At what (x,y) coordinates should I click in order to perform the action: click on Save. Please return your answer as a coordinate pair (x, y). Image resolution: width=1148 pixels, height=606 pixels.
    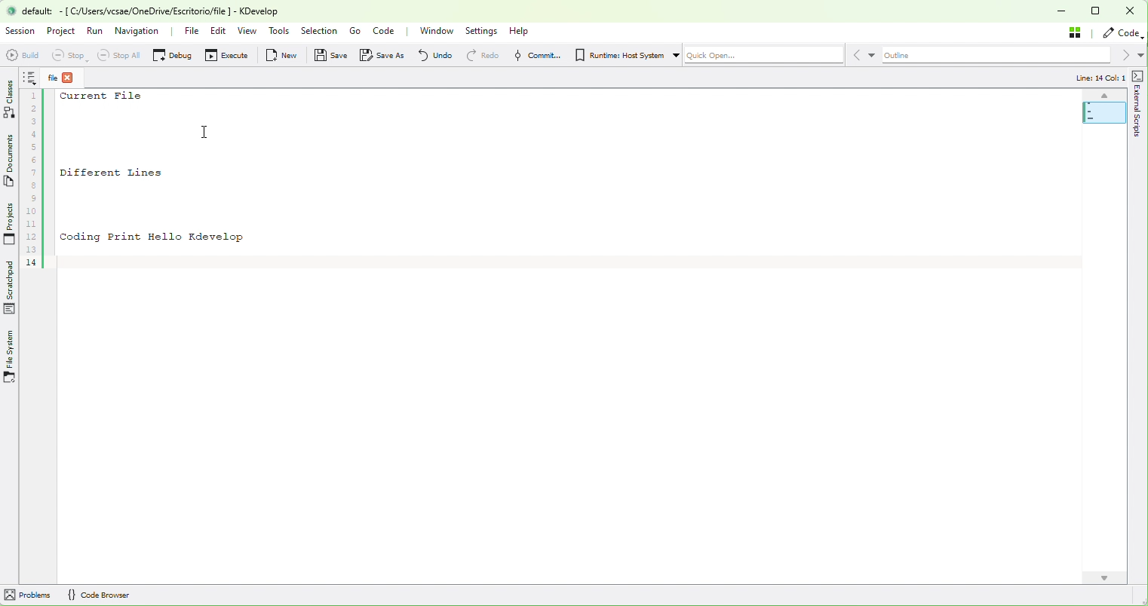
    Looking at the image, I should click on (328, 56).